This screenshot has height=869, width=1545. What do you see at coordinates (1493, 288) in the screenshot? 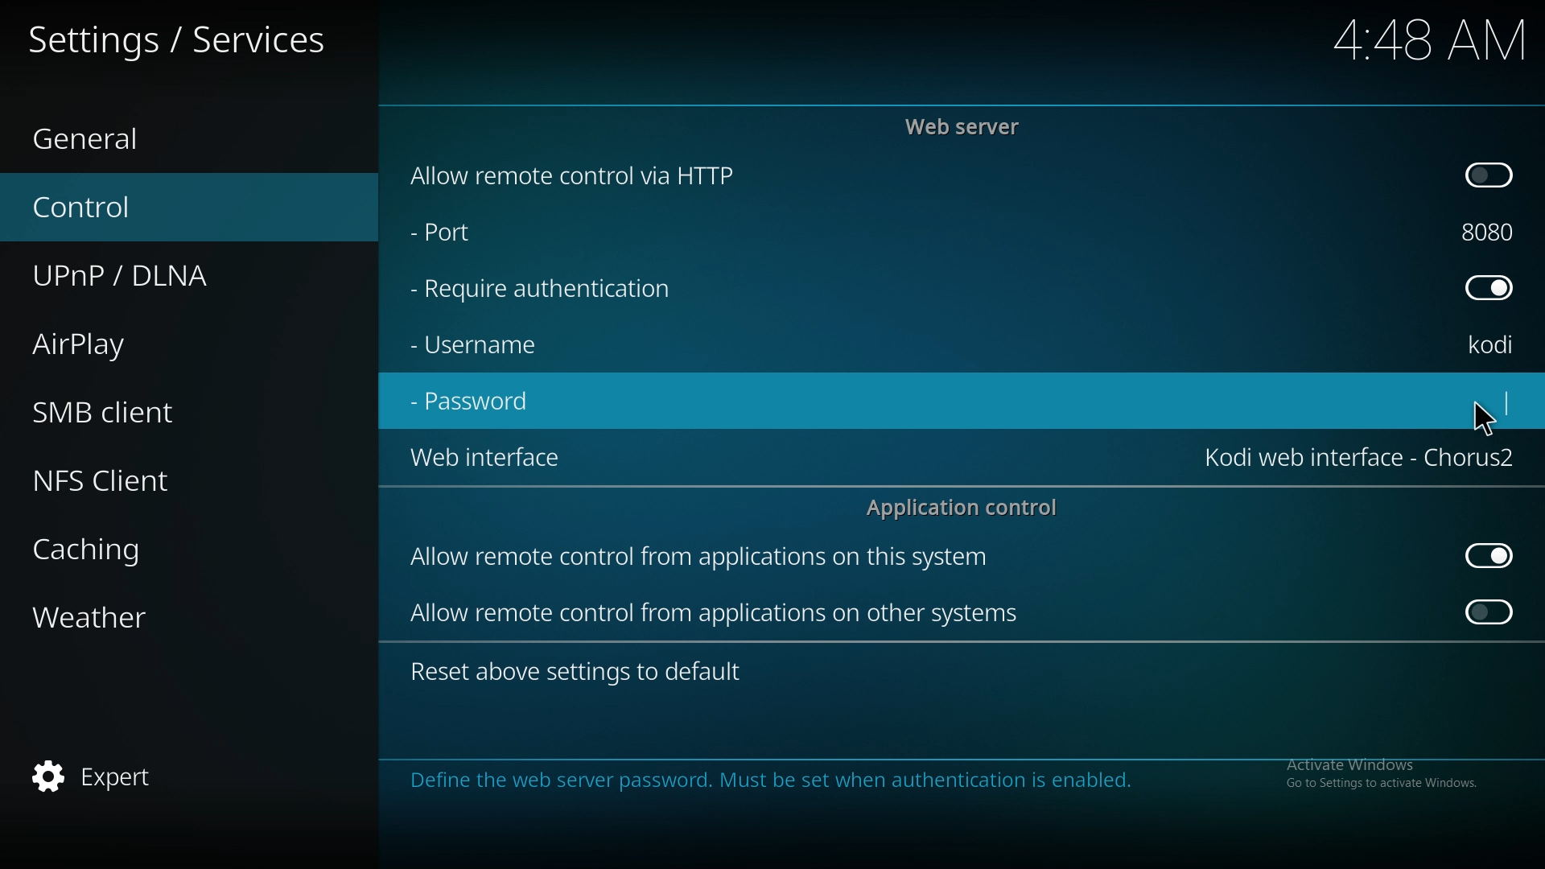
I see `off` at bounding box center [1493, 288].